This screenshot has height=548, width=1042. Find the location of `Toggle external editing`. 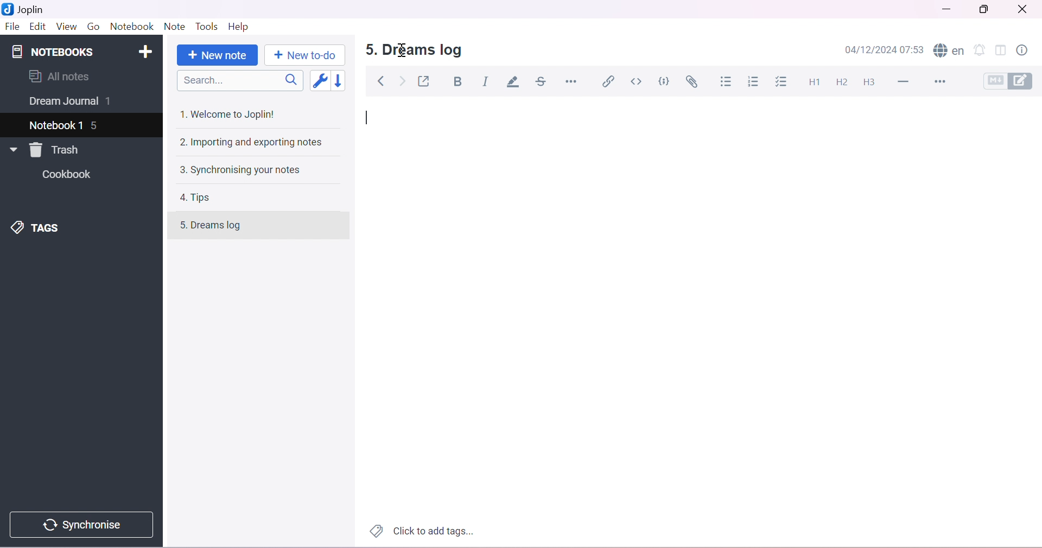

Toggle external editing is located at coordinates (426, 81).